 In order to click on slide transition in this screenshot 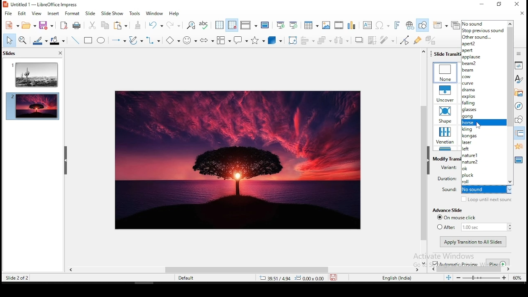, I will do `click(447, 53)`.